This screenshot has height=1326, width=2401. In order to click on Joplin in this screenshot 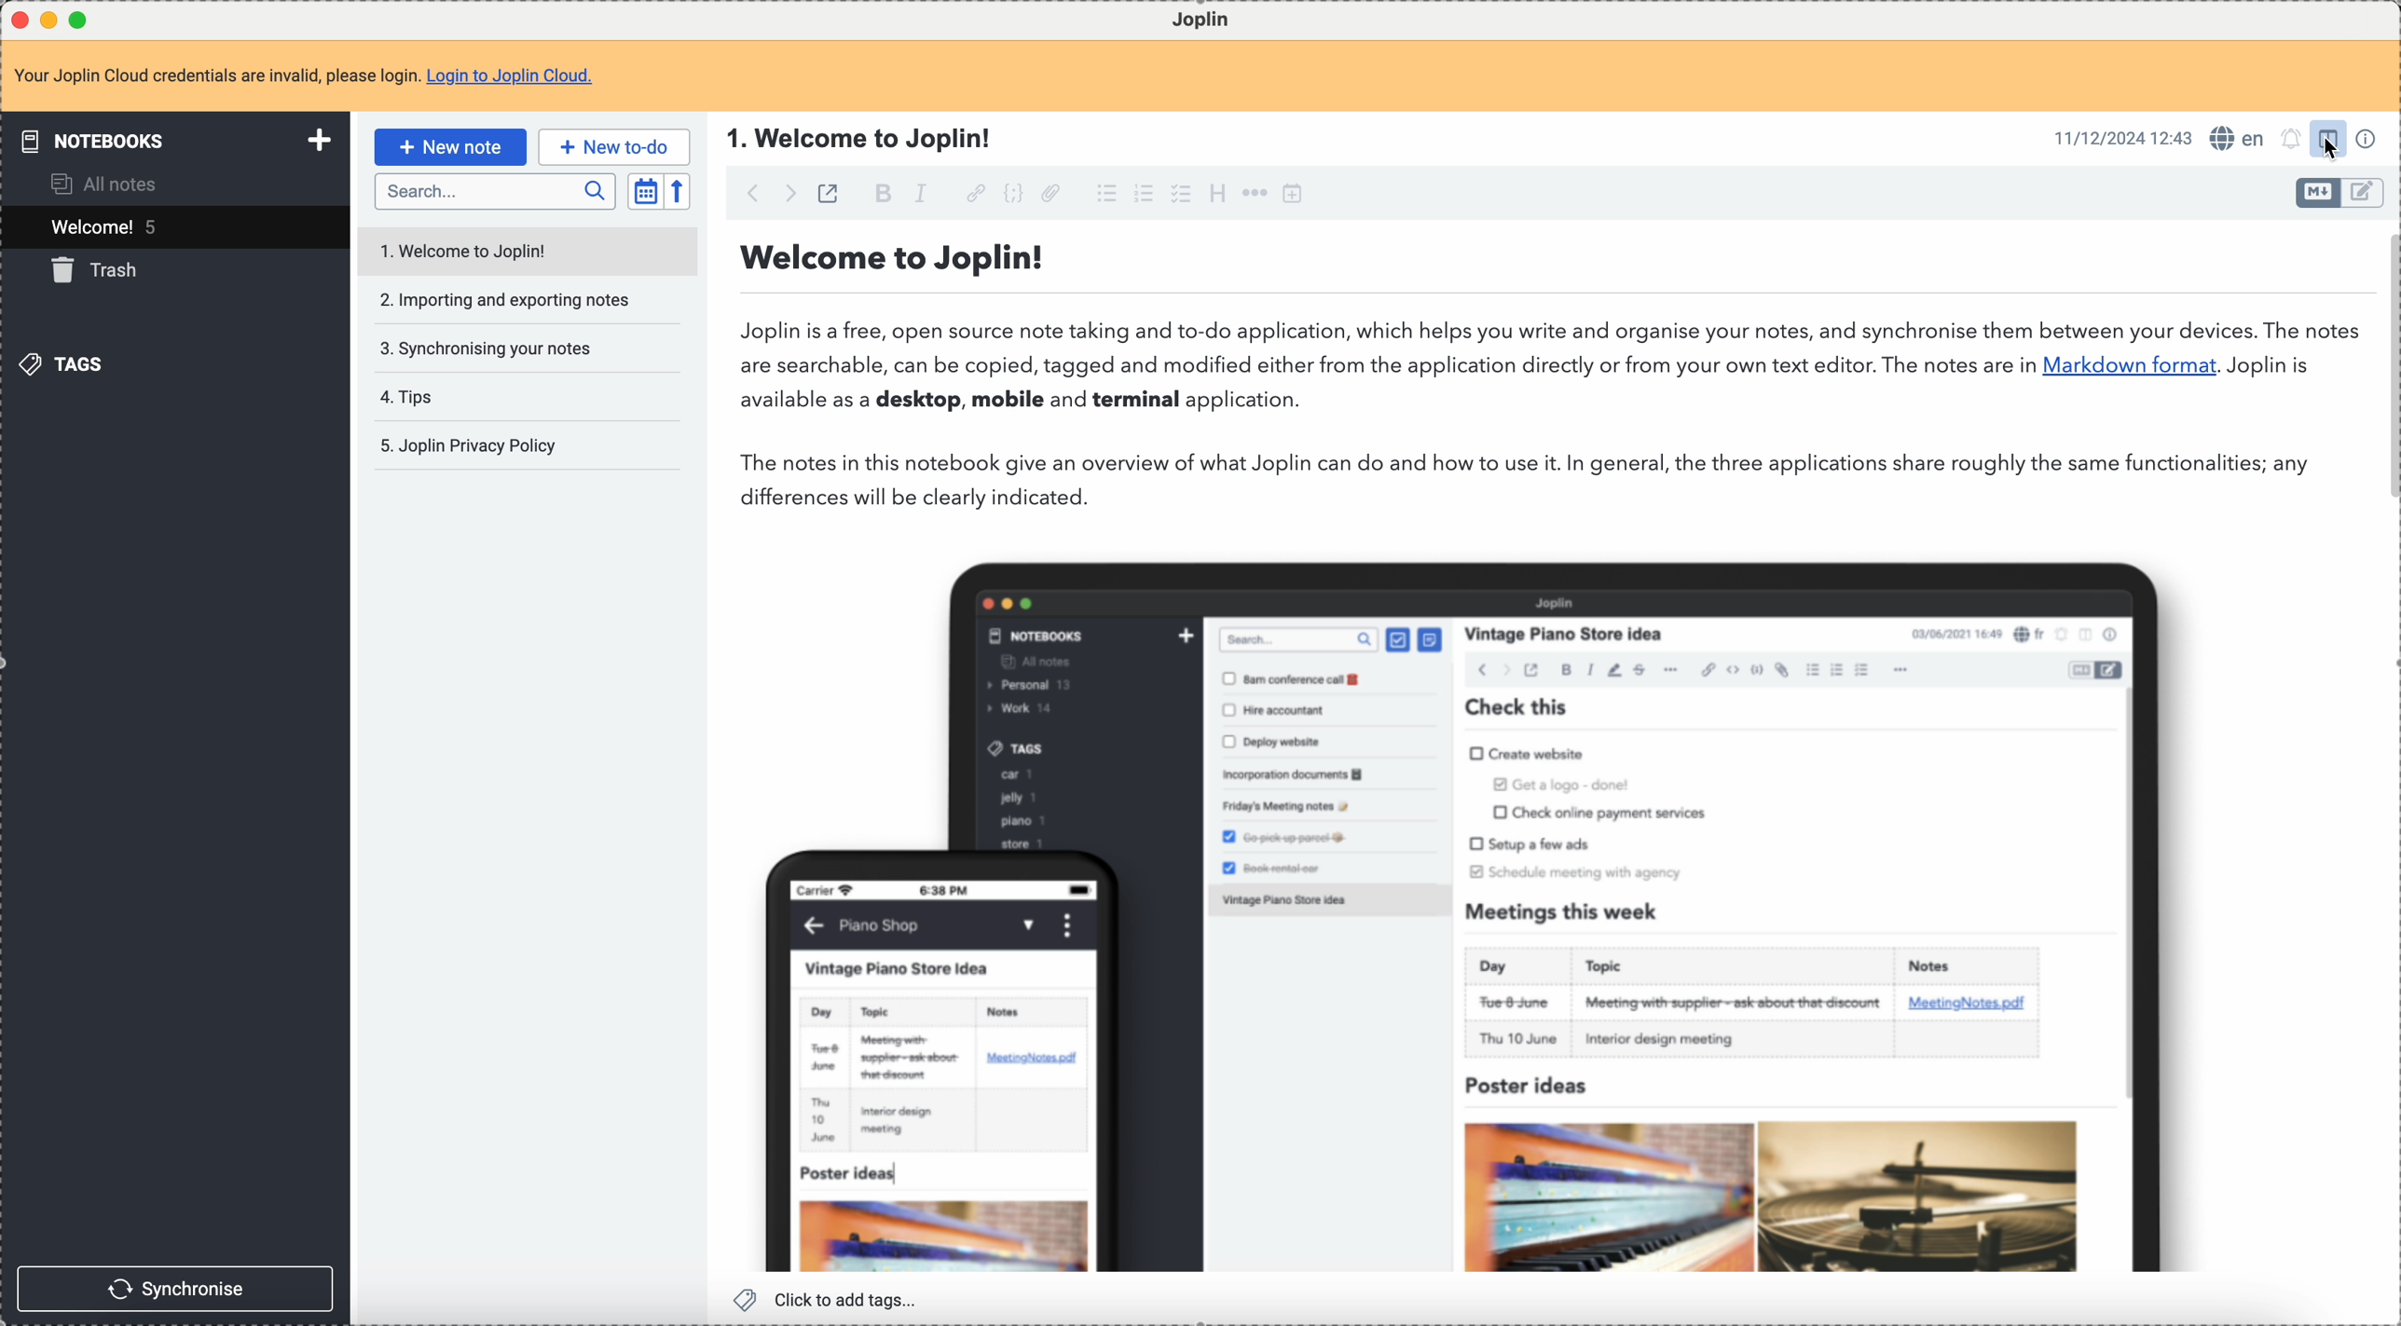, I will do `click(1201, 18)`.